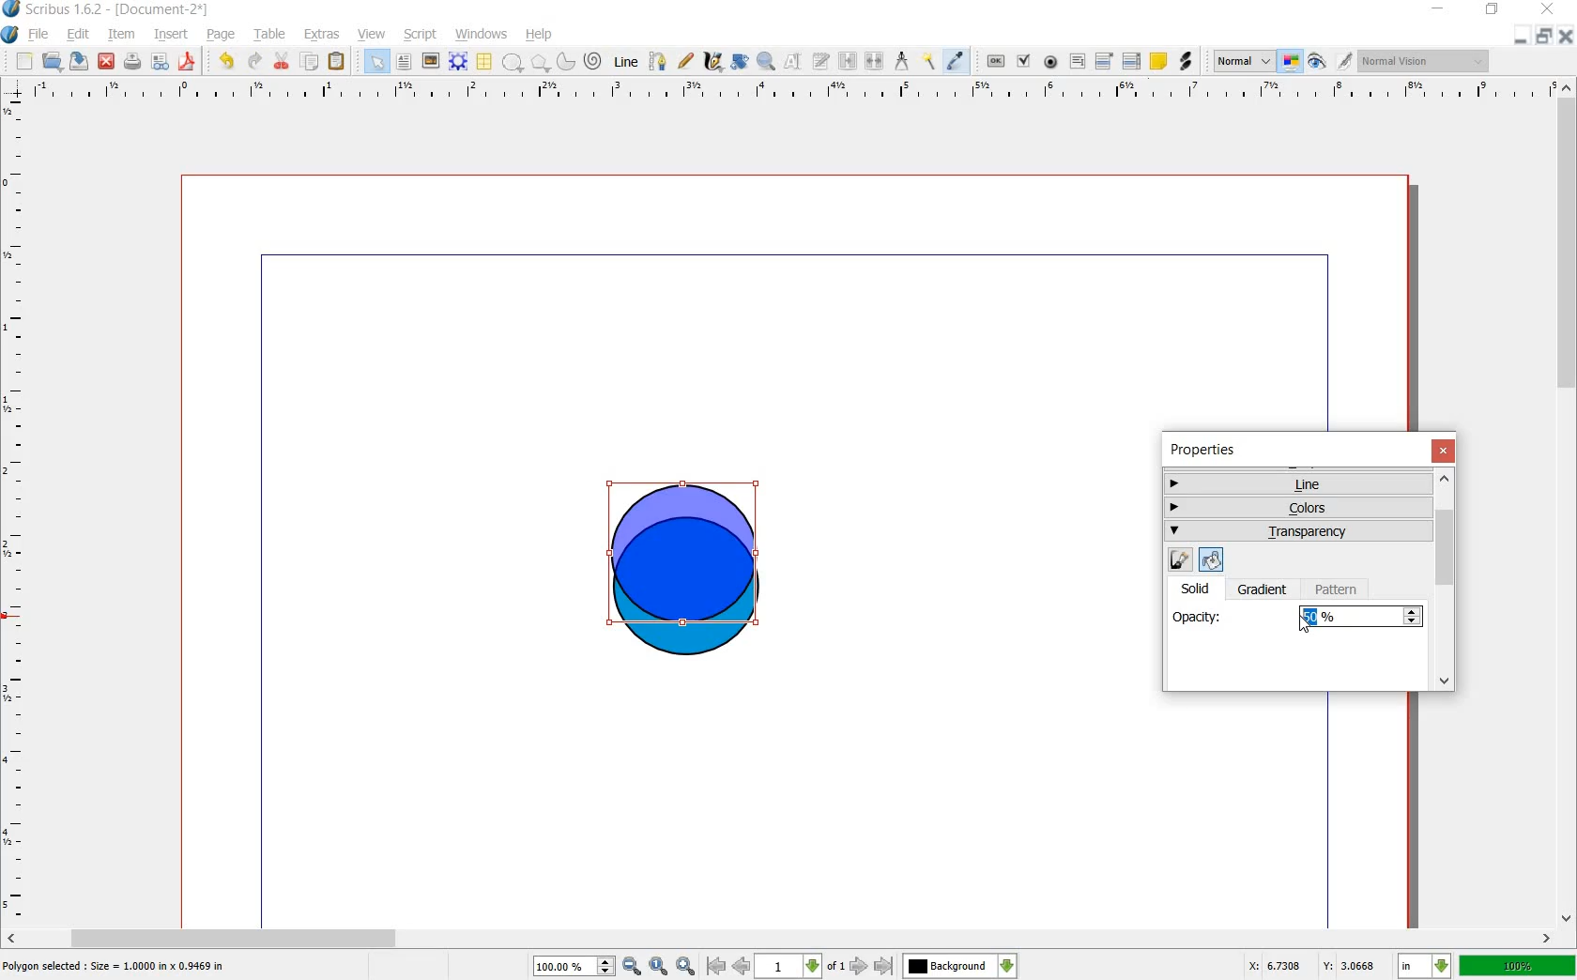 The image size is (1577, 980). What do you see at coordinates (1022, 62) in the screenshot?
I see `pdf check box` at bounding box center [1022, 62].